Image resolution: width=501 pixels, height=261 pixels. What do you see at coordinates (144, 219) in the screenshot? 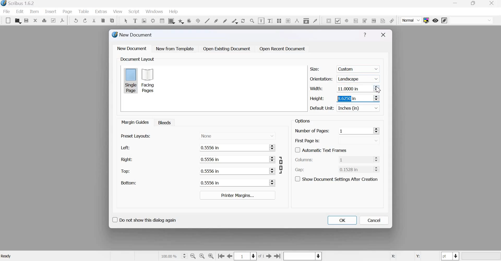
I see `Do not show this dialog again` at bounding box center [144, 219].